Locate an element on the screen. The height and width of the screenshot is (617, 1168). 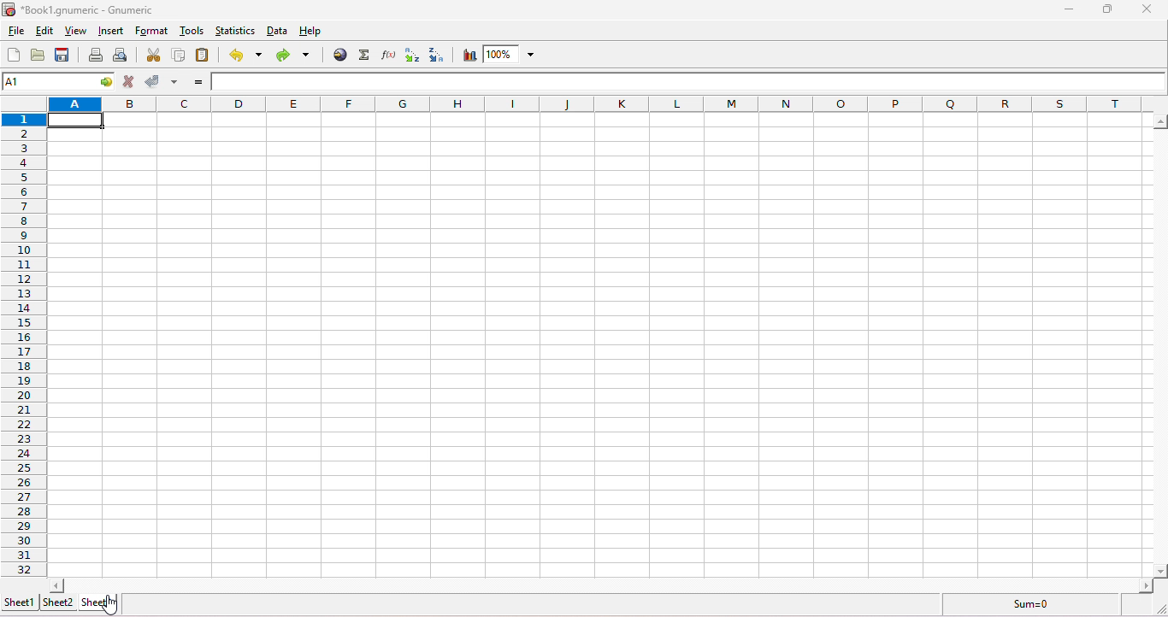
hyperlink is located at coordinates (338, 56).